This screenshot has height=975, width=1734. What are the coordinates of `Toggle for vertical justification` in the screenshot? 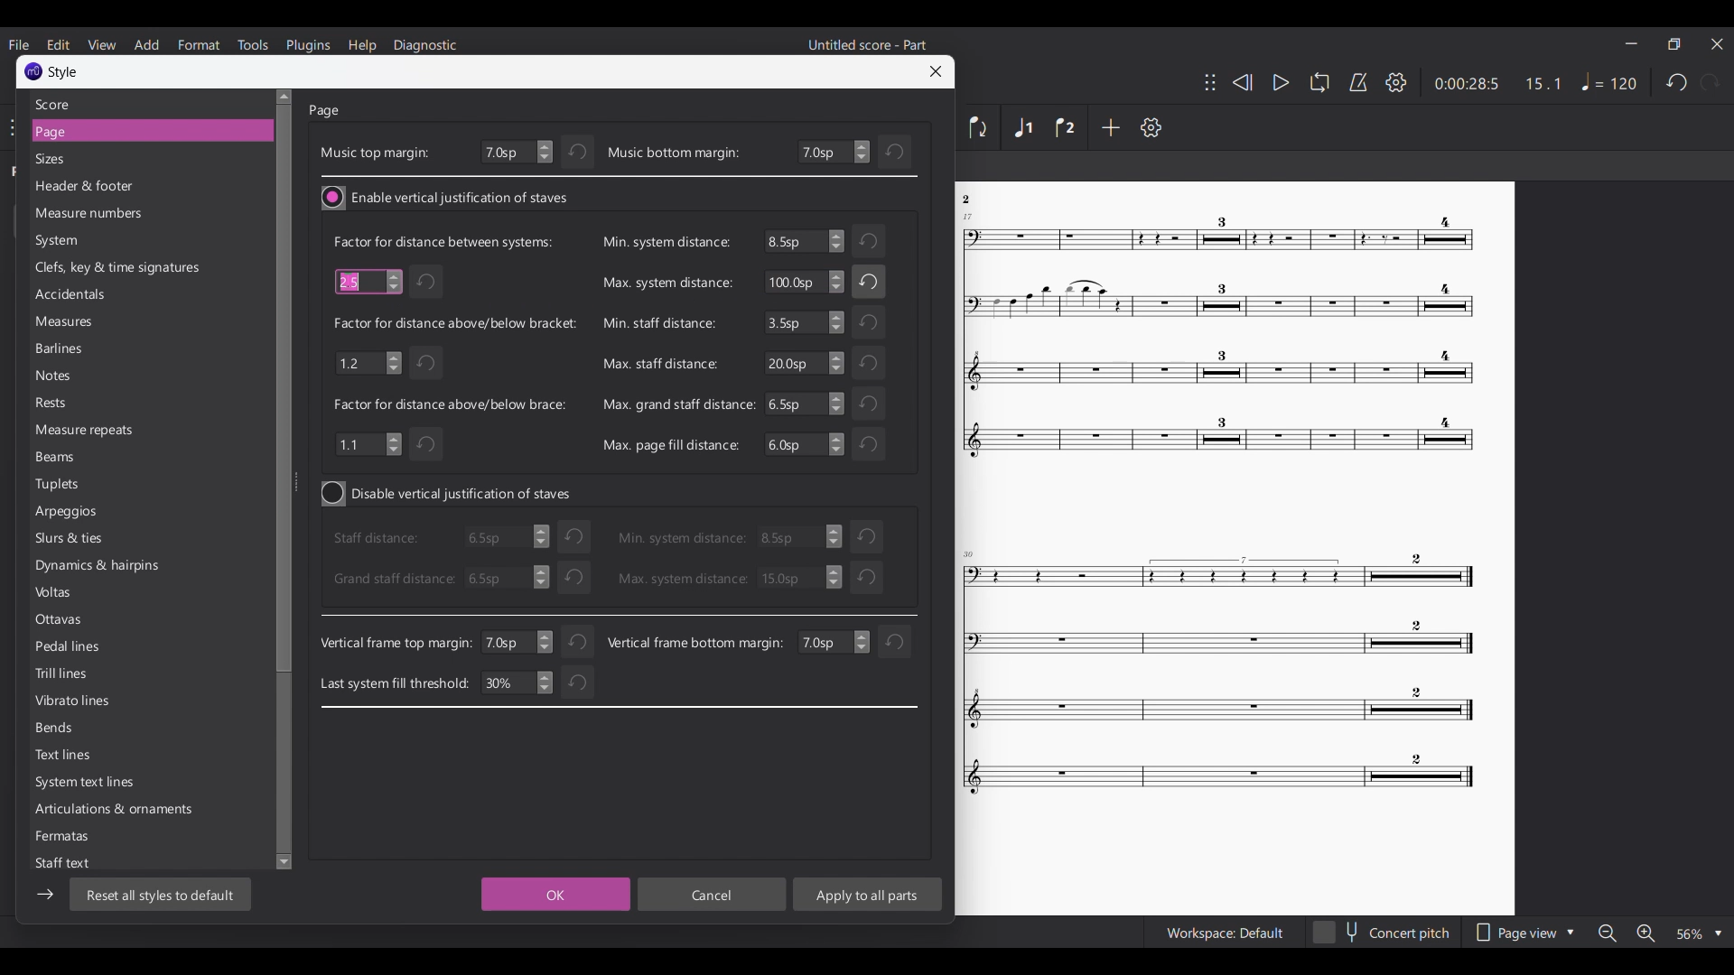 It's located at (449, 494).